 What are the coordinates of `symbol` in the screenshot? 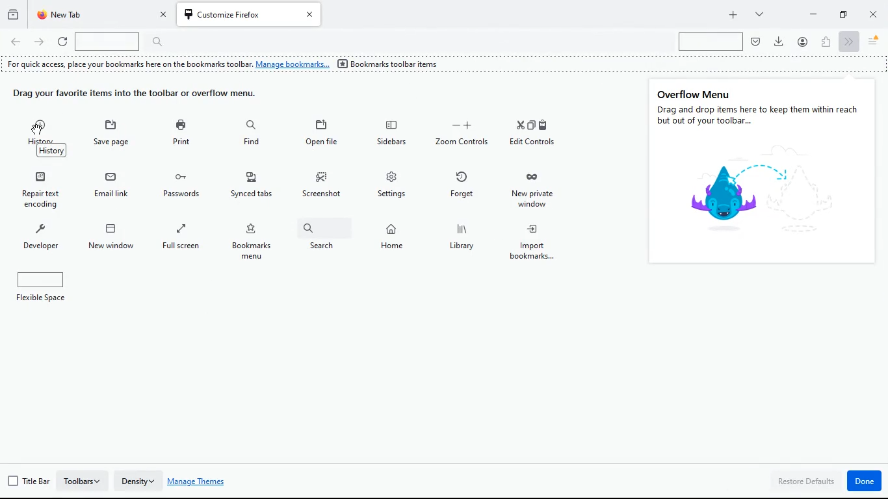 It's located at (744, 192).